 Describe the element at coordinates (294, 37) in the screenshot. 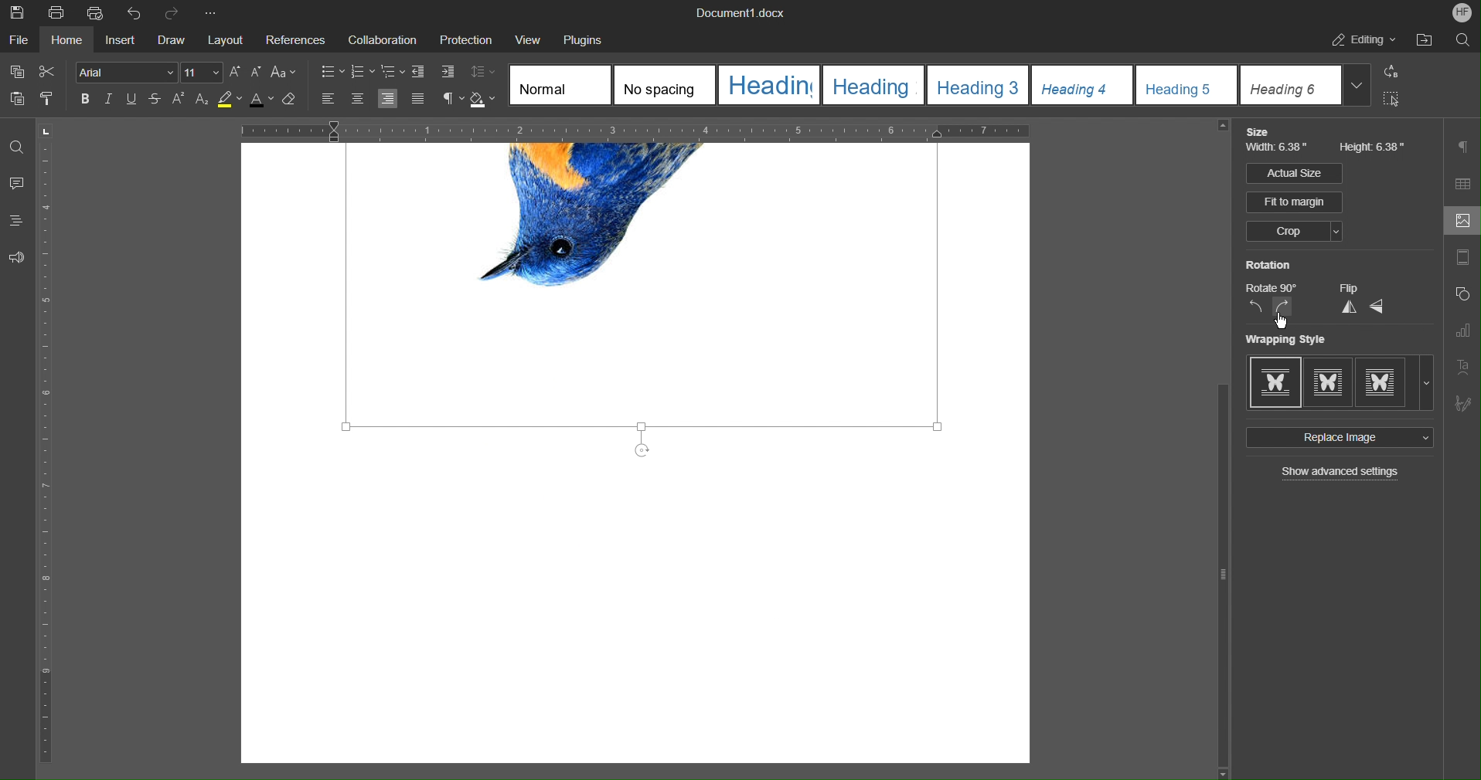

I see `References` at that location.